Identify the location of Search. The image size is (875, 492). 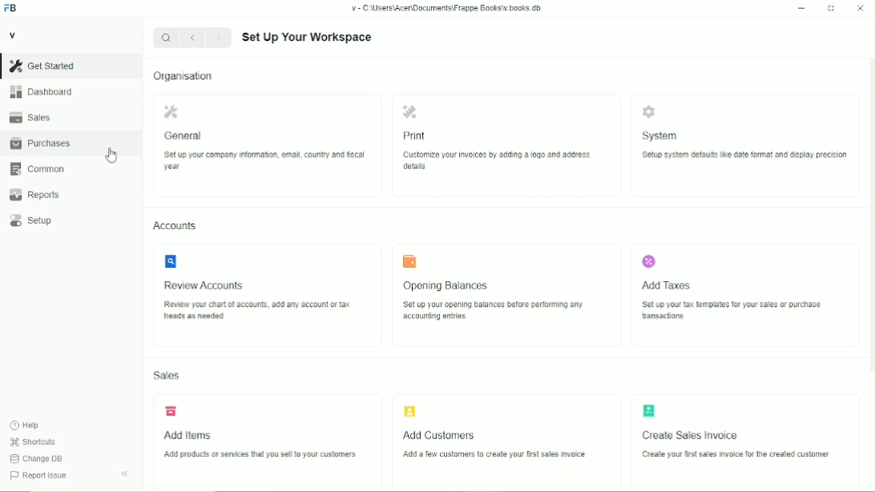
(166, 38).